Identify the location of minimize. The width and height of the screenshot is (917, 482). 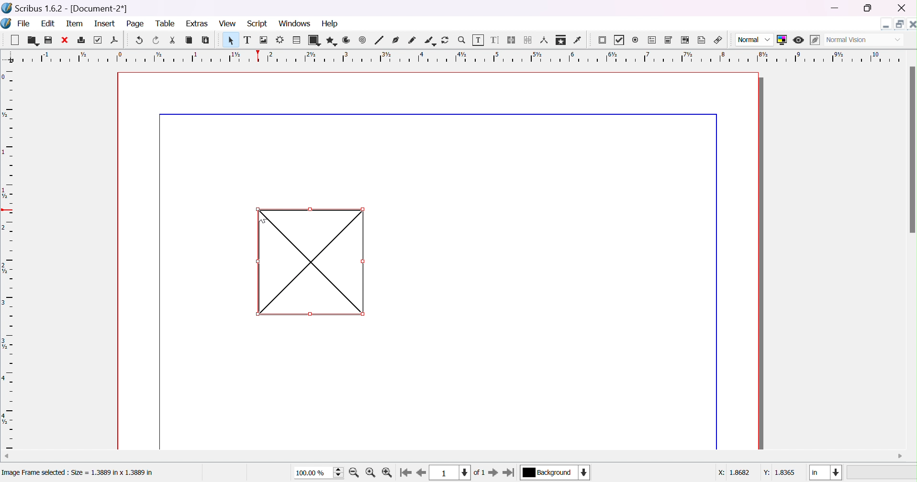
(886, 24).